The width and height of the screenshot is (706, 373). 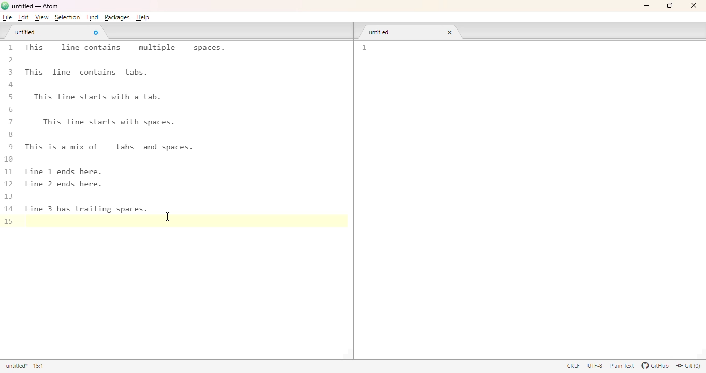 What do you see at coordinates (671, 5) in the screenshot?
I see `maximize` at bounding box center [671, 5].